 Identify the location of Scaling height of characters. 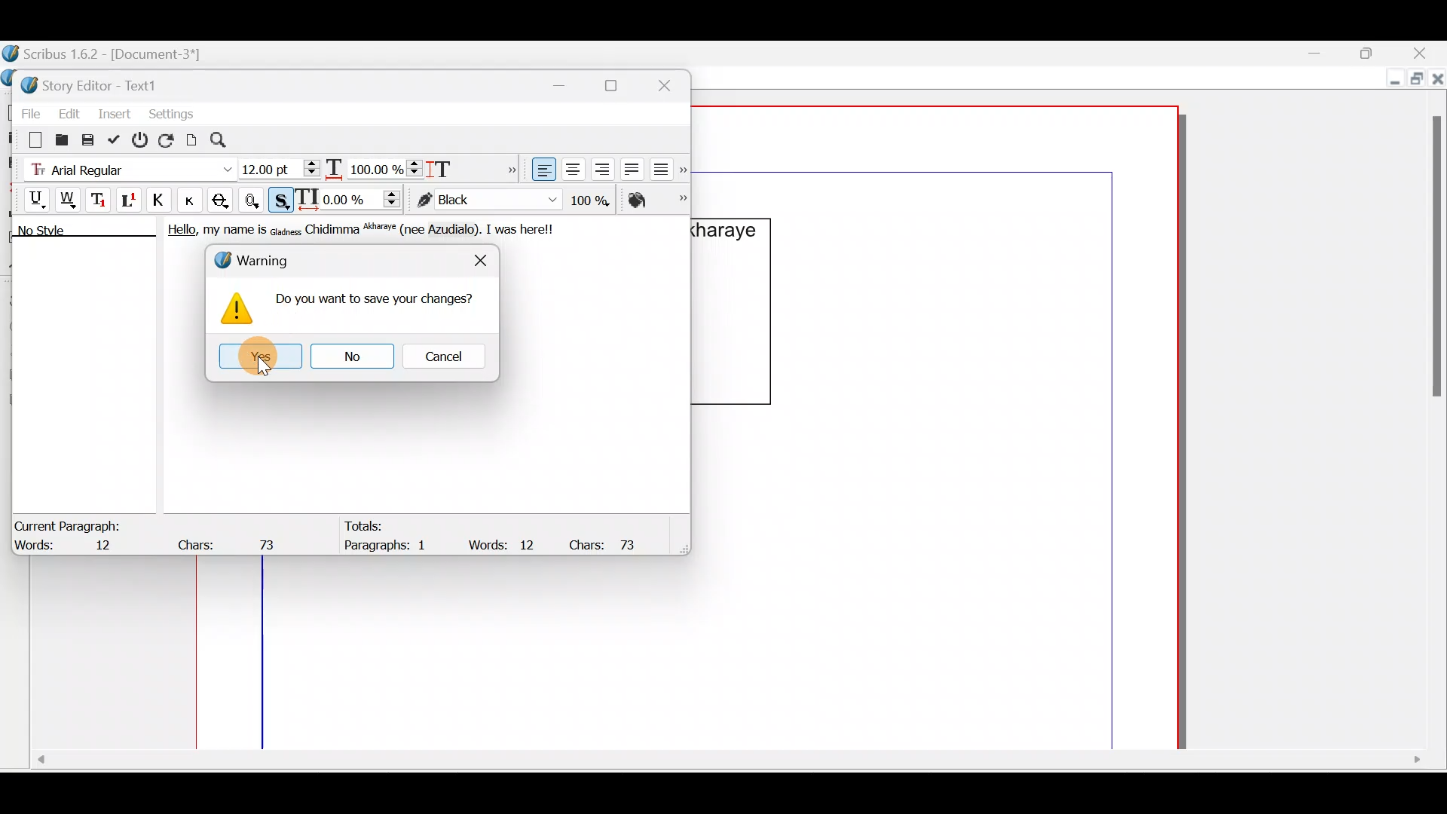
(461, 164).